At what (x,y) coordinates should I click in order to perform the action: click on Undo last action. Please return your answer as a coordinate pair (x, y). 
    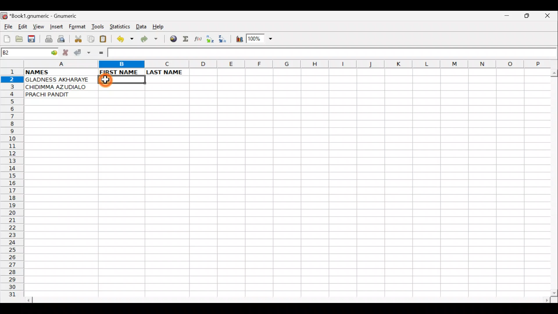
    Looking at the image, I should click on (126, 40).